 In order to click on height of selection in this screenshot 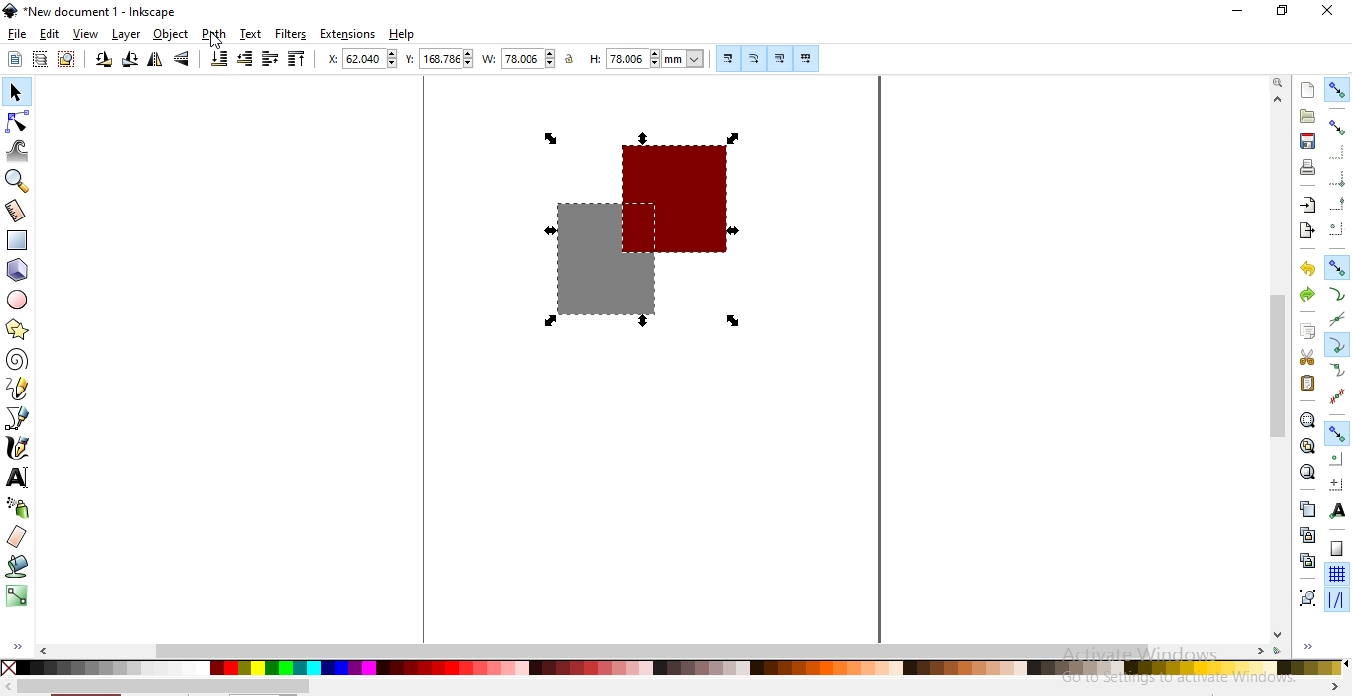, I will do `click(649, 58)`.